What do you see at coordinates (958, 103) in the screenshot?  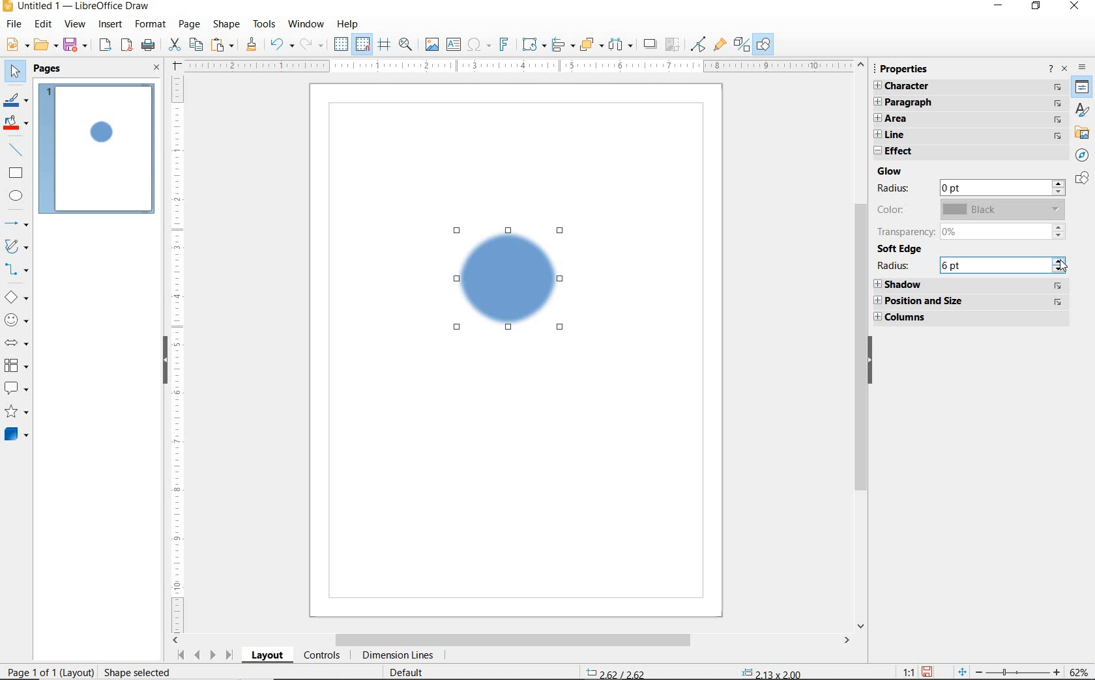 I see `PARAGRAPH` at bounding box center [958, 103].